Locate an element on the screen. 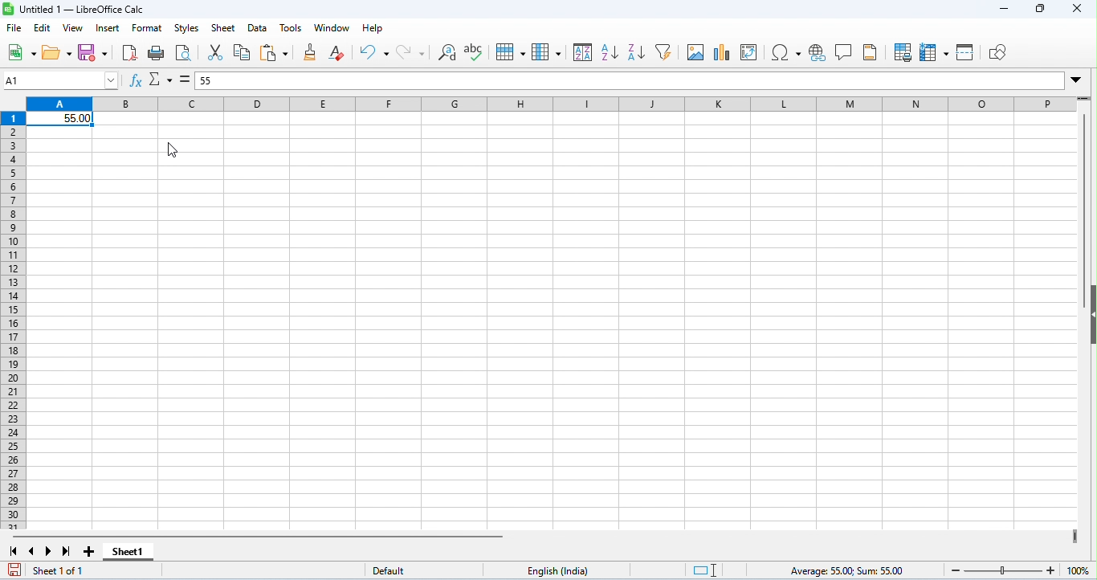 The image size is (1097, 580). file is located at coordinates (16, 28).